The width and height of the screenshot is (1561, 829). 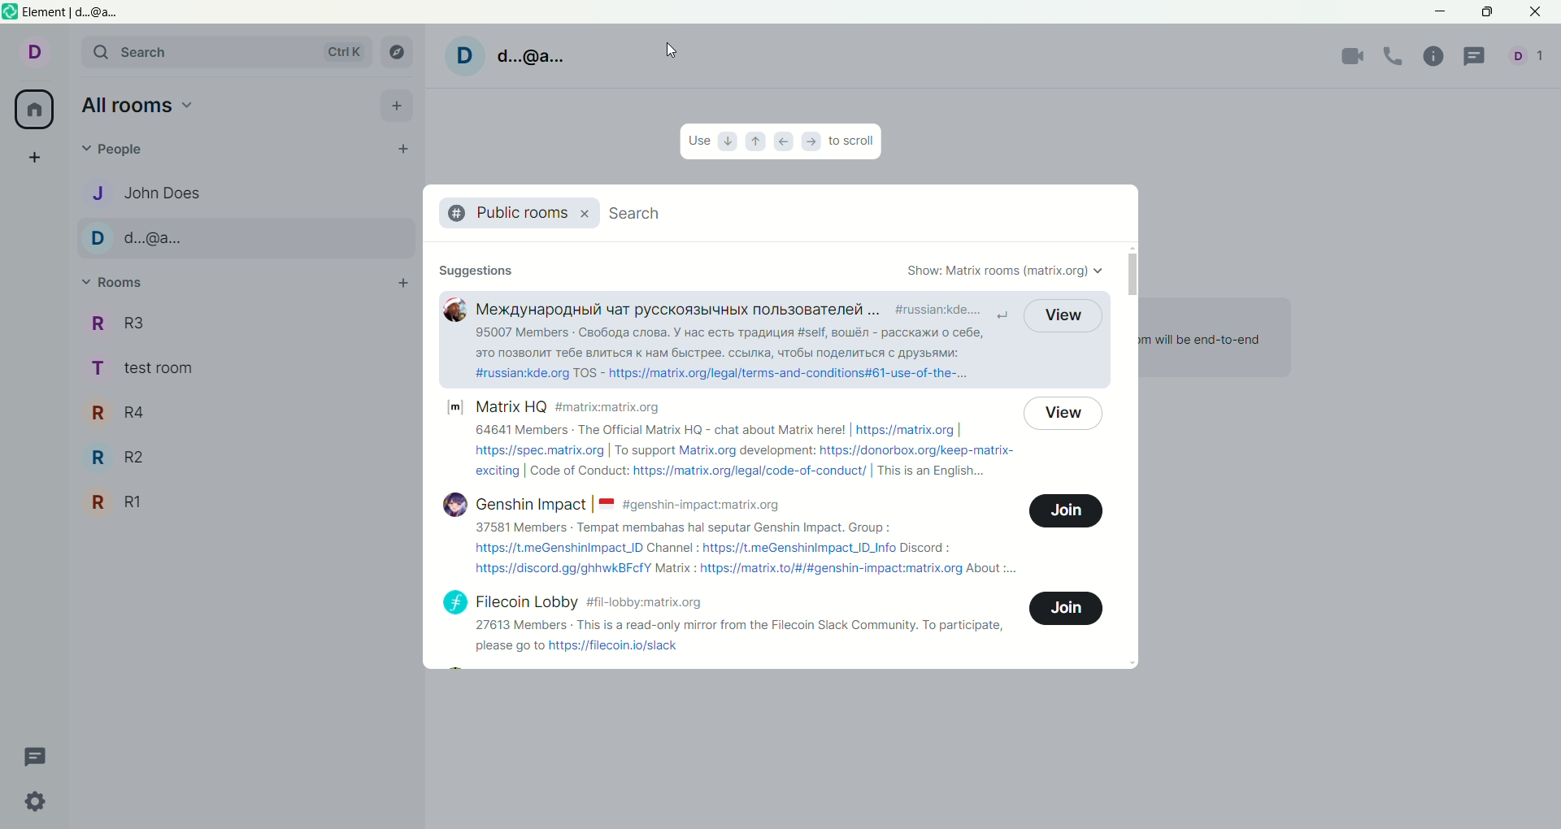 What do you see at coordinates (729, 343) in the screenshot?
I see `Room description written in Russian` at bounding box center [729, 343].